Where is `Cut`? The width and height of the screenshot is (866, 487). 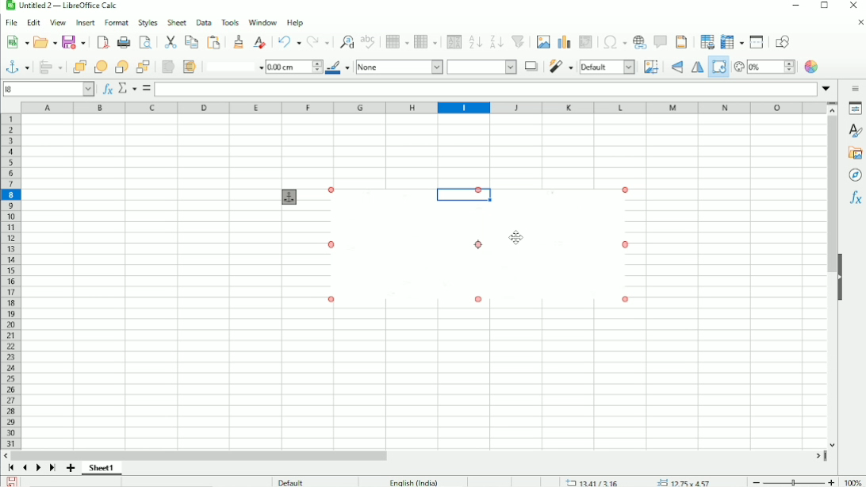
Cut is located at coordinates (171, 42).